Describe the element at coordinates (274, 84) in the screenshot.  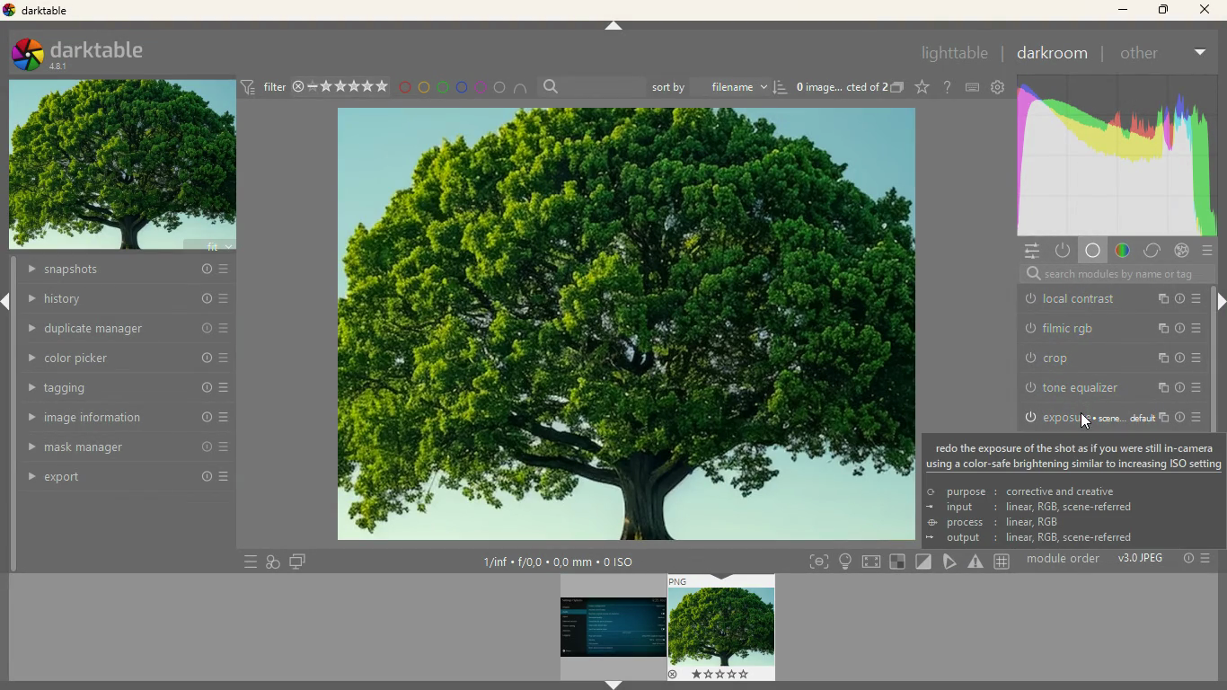
I see `filter` at that location.